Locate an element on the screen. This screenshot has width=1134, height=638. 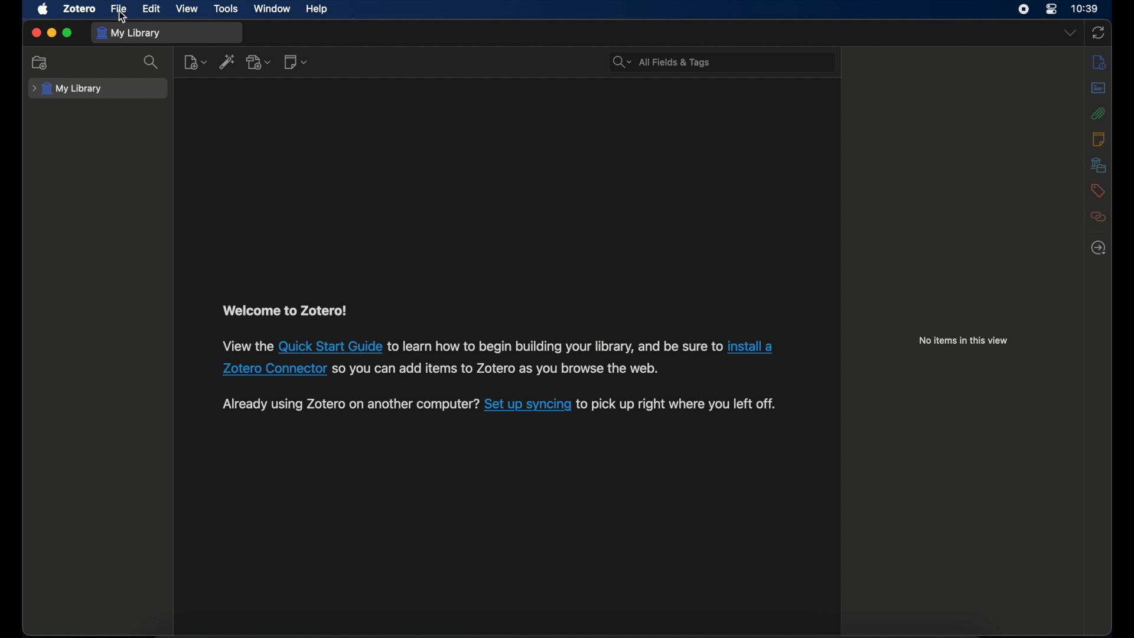
view is located at coordinates (188, 9).